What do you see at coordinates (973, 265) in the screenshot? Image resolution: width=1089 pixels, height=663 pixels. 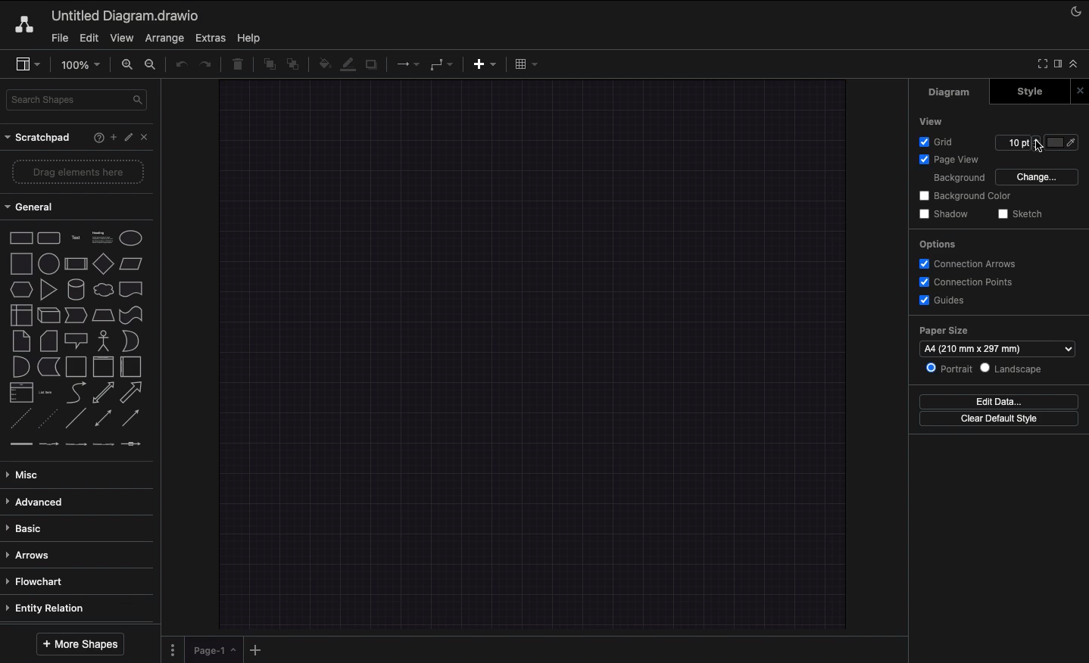 I see `Connection arrows` at bounding box center [973, 265].